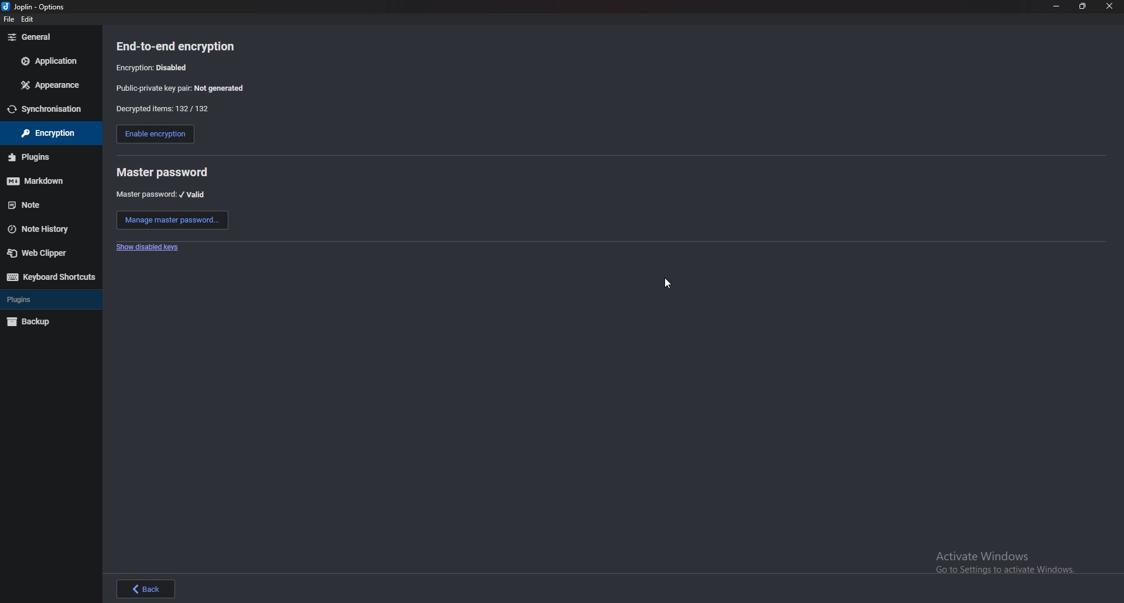 The height and width of the screenshot is (603, 1124). Describe the element at coordinates (30, 19) in the screenshot. I see `edit` at that location.